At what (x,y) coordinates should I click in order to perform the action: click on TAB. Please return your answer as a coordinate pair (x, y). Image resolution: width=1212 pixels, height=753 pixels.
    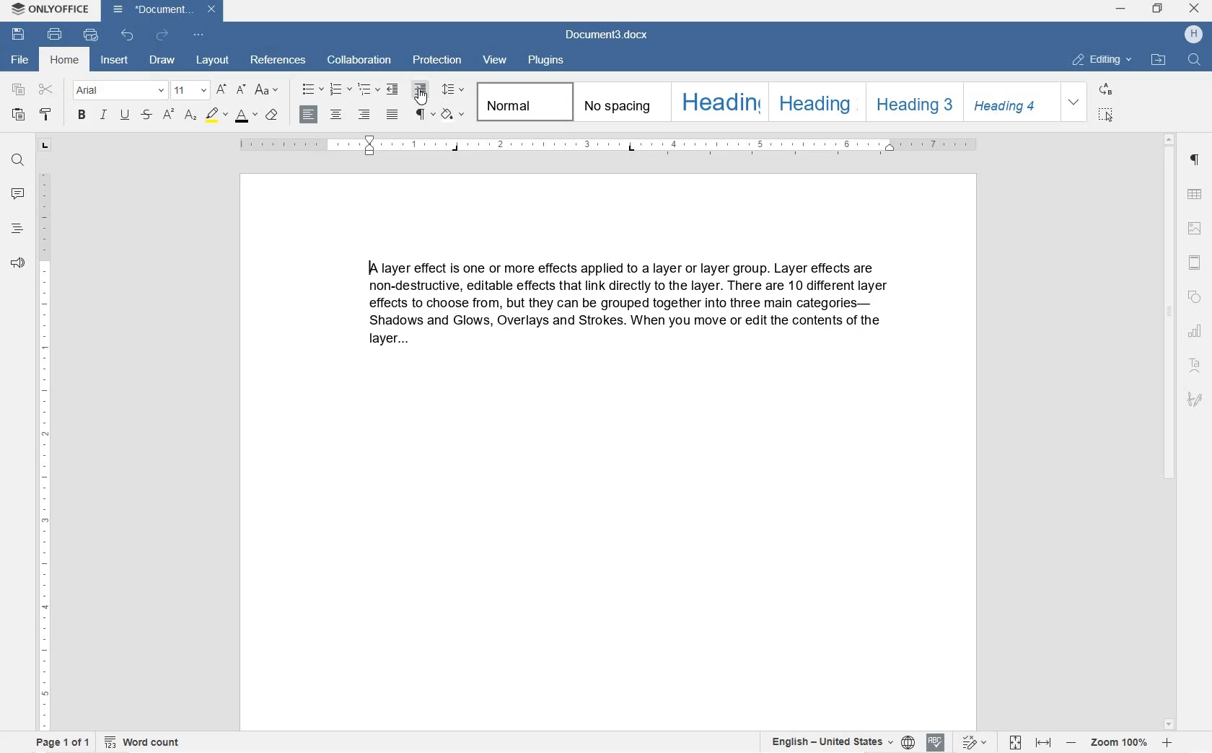
    Looking at the image, I should click on (44, 147).